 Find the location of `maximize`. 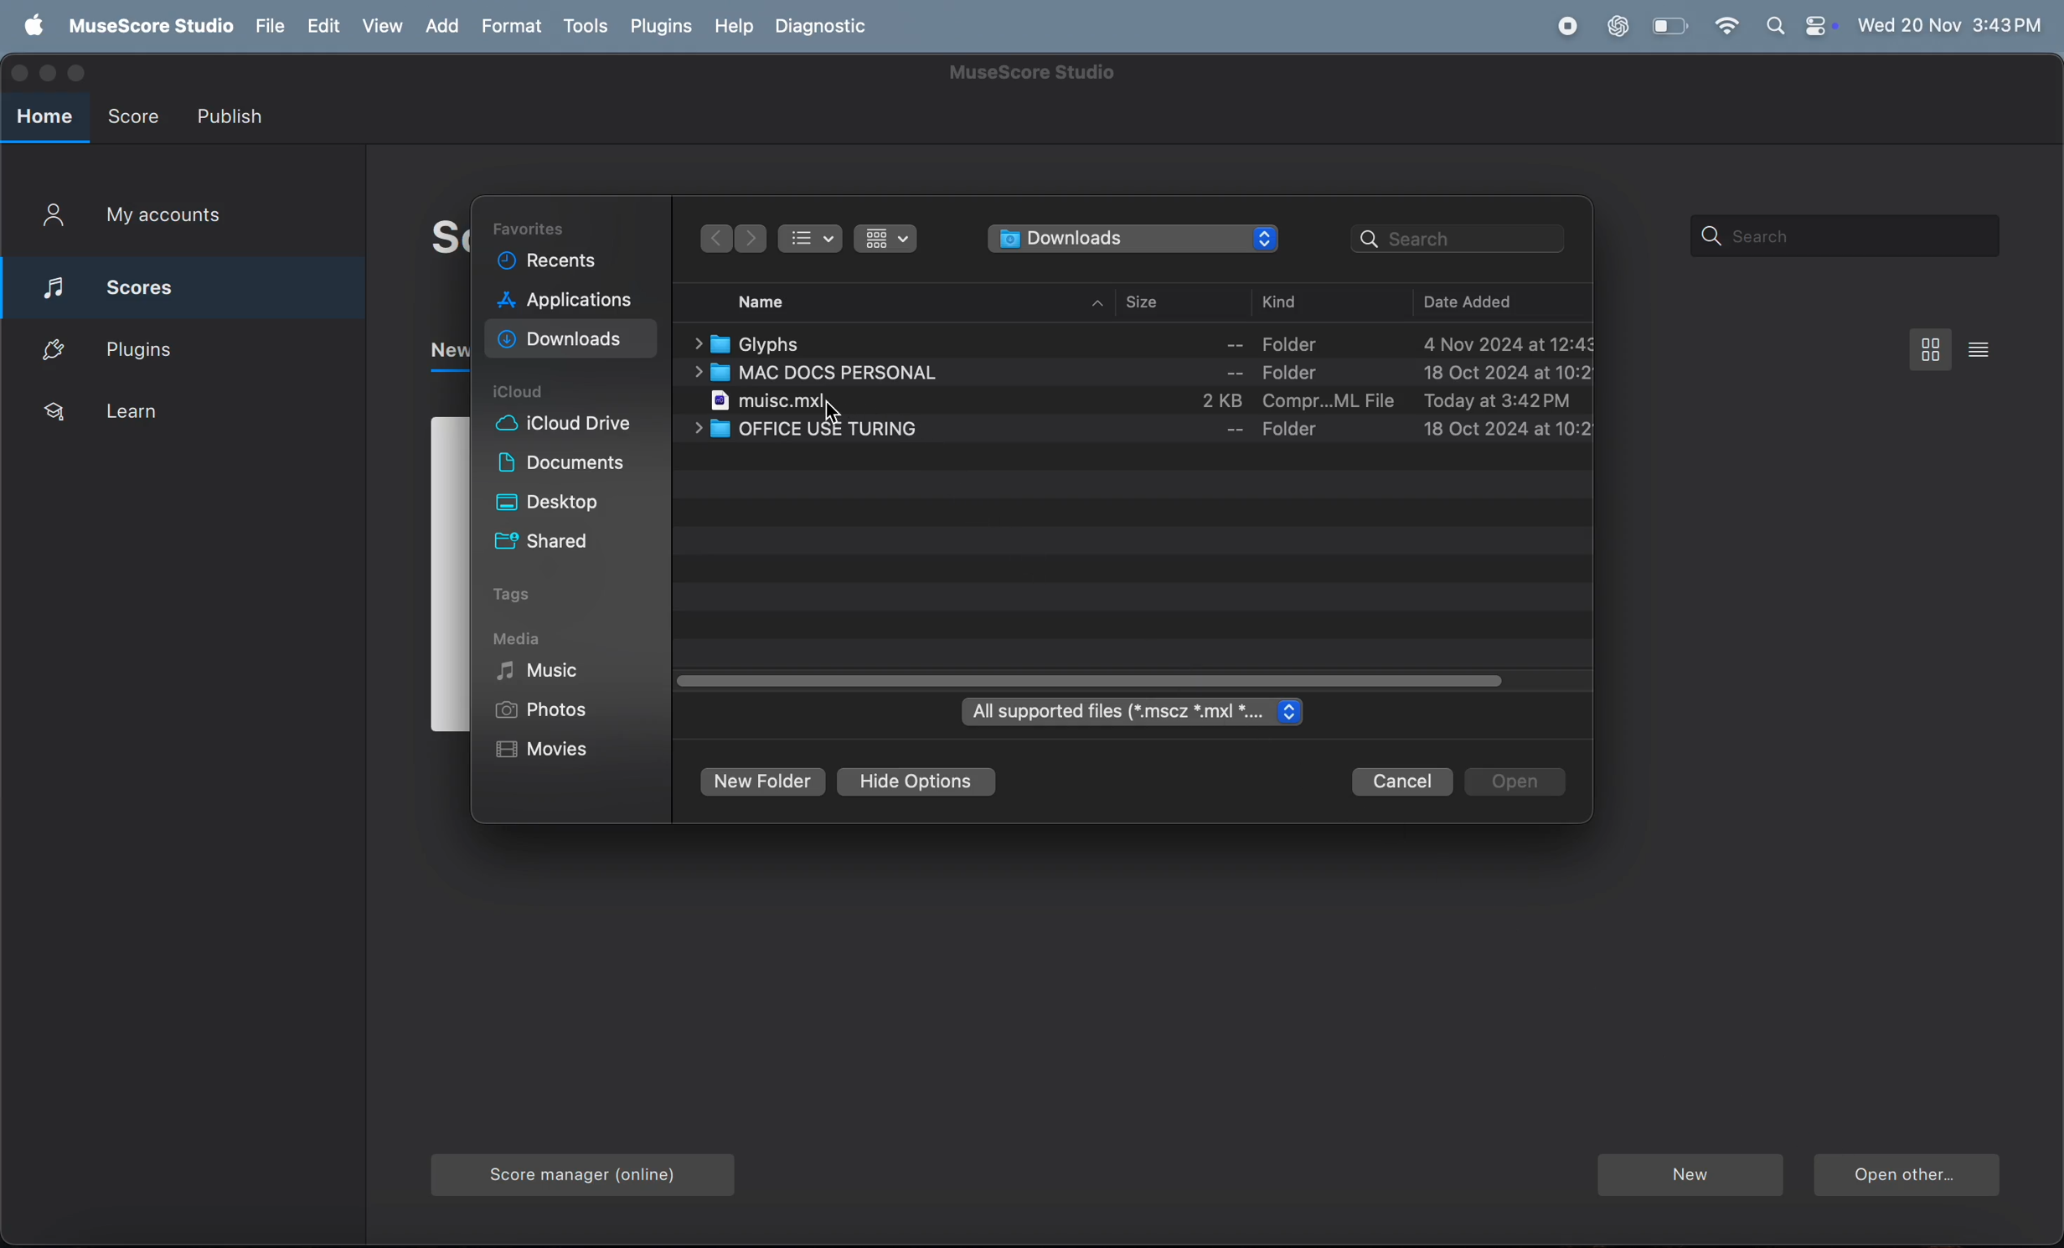

maximize is located at coordinates (79, 73).